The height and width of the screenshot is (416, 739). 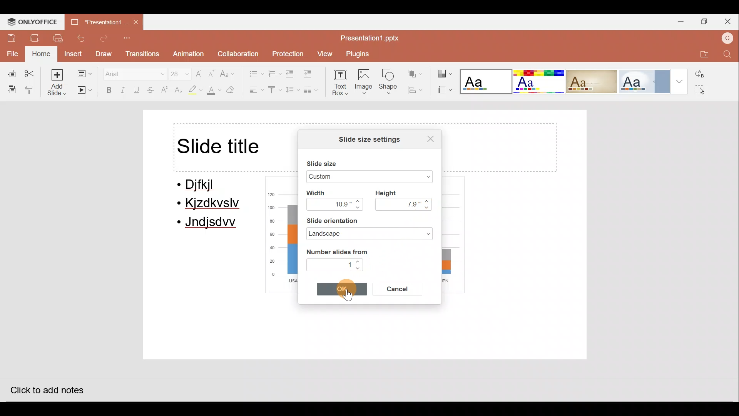 I want to click on Shape, so click(x=390, y=83).